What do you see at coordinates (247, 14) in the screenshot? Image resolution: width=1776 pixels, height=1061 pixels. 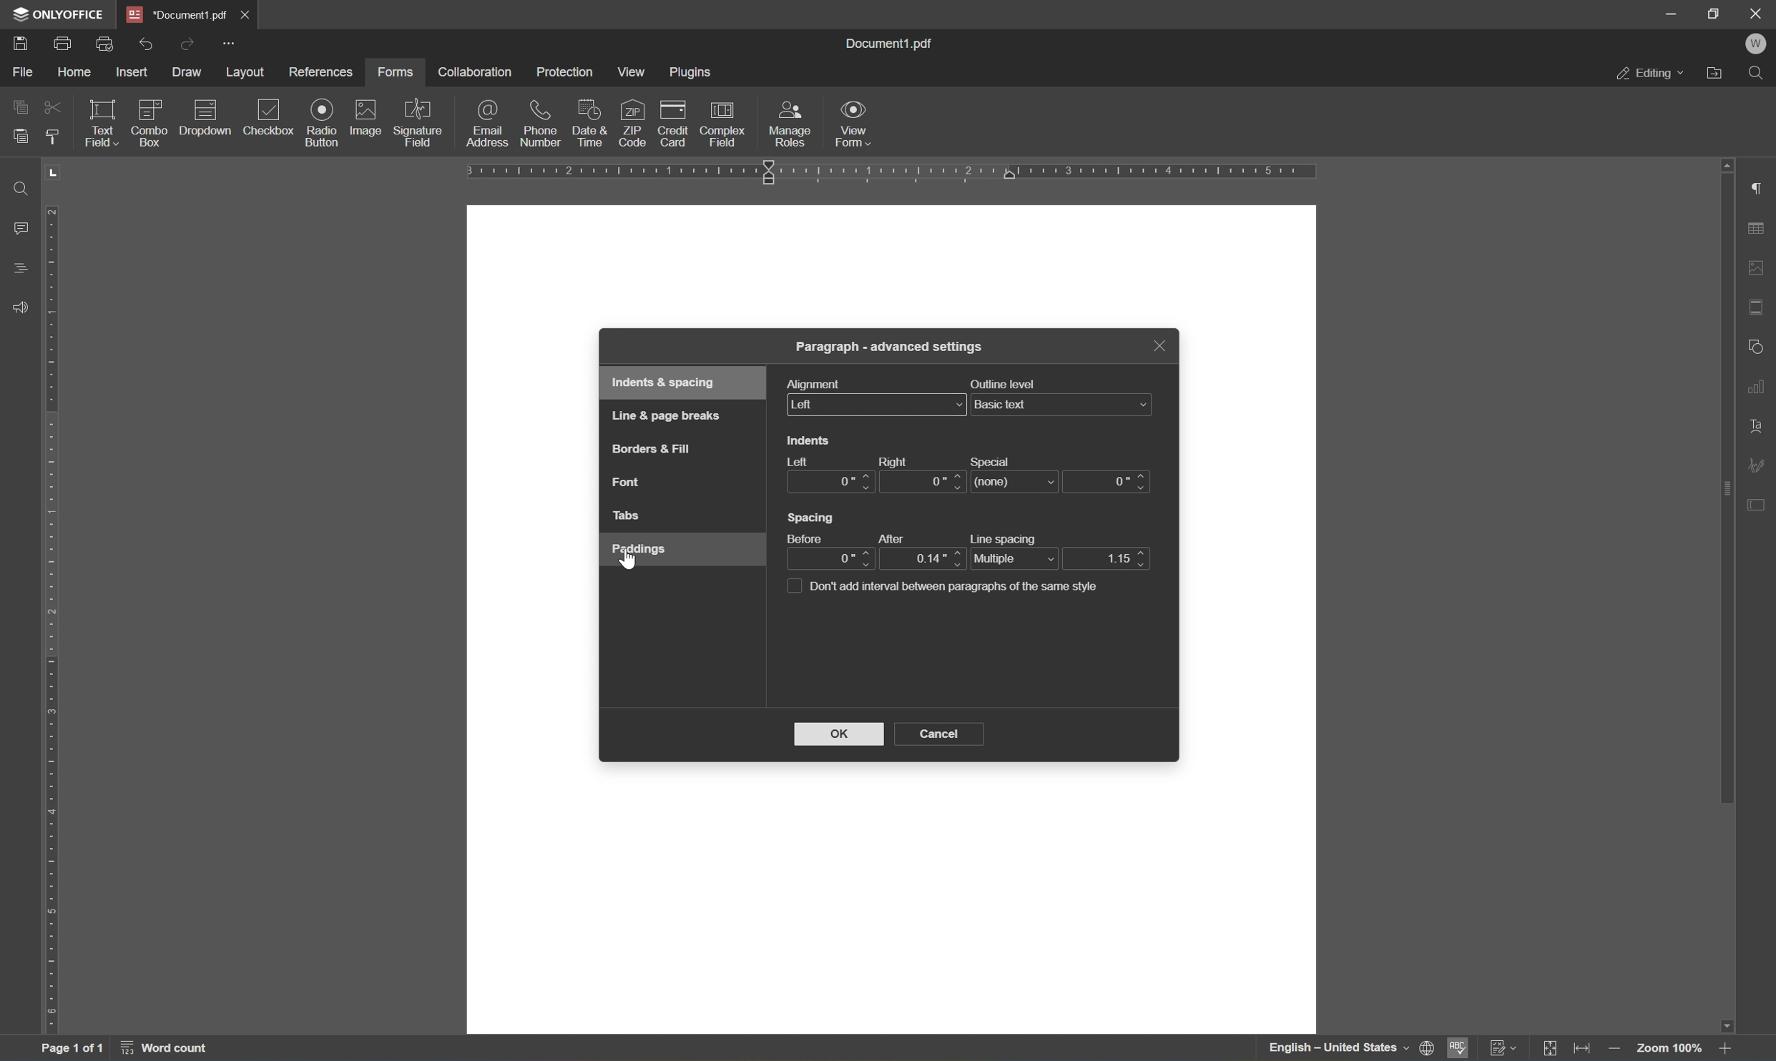 I see `close` at bounding box center [247, 14].